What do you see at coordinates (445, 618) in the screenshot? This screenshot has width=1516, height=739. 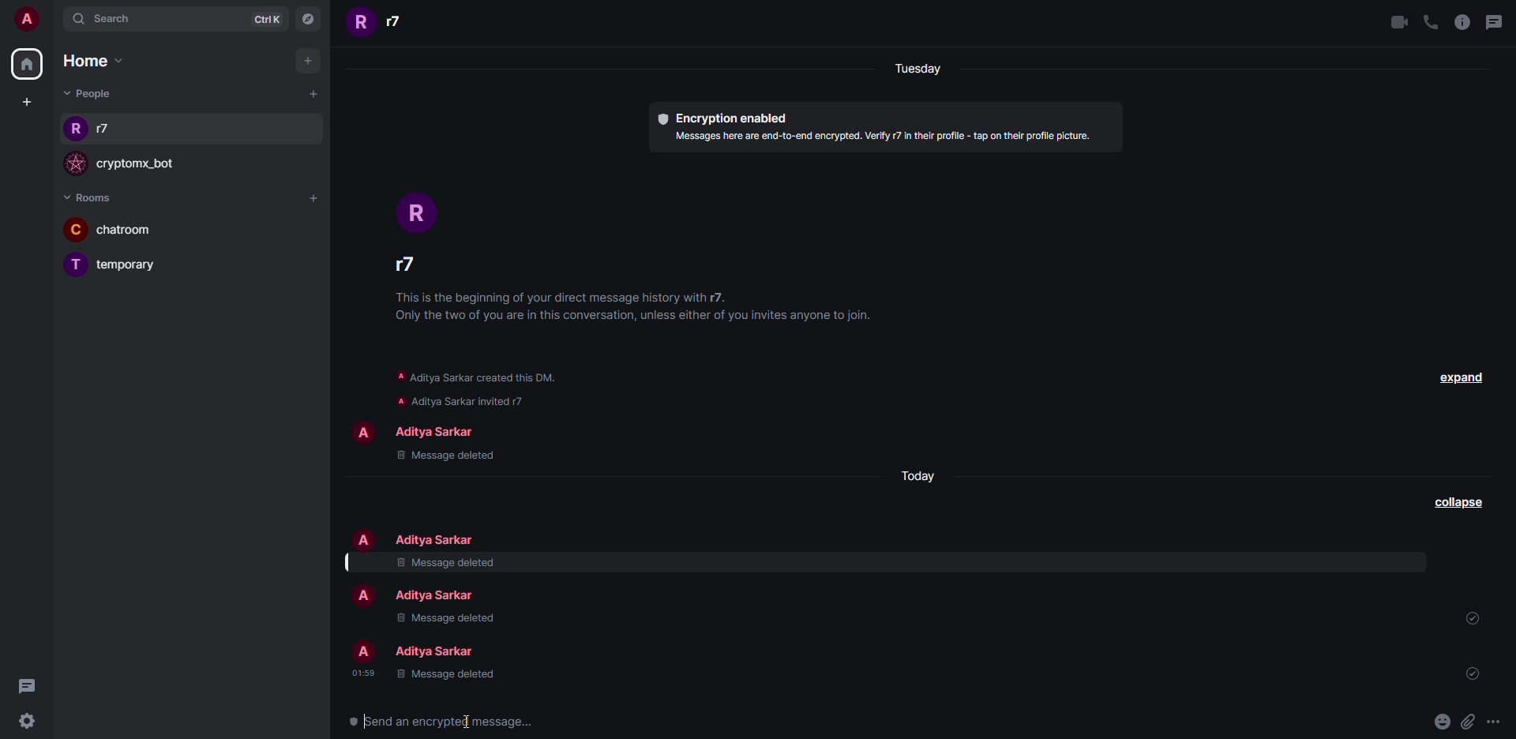 I see `message deleted` at bounding box center [445, 618].